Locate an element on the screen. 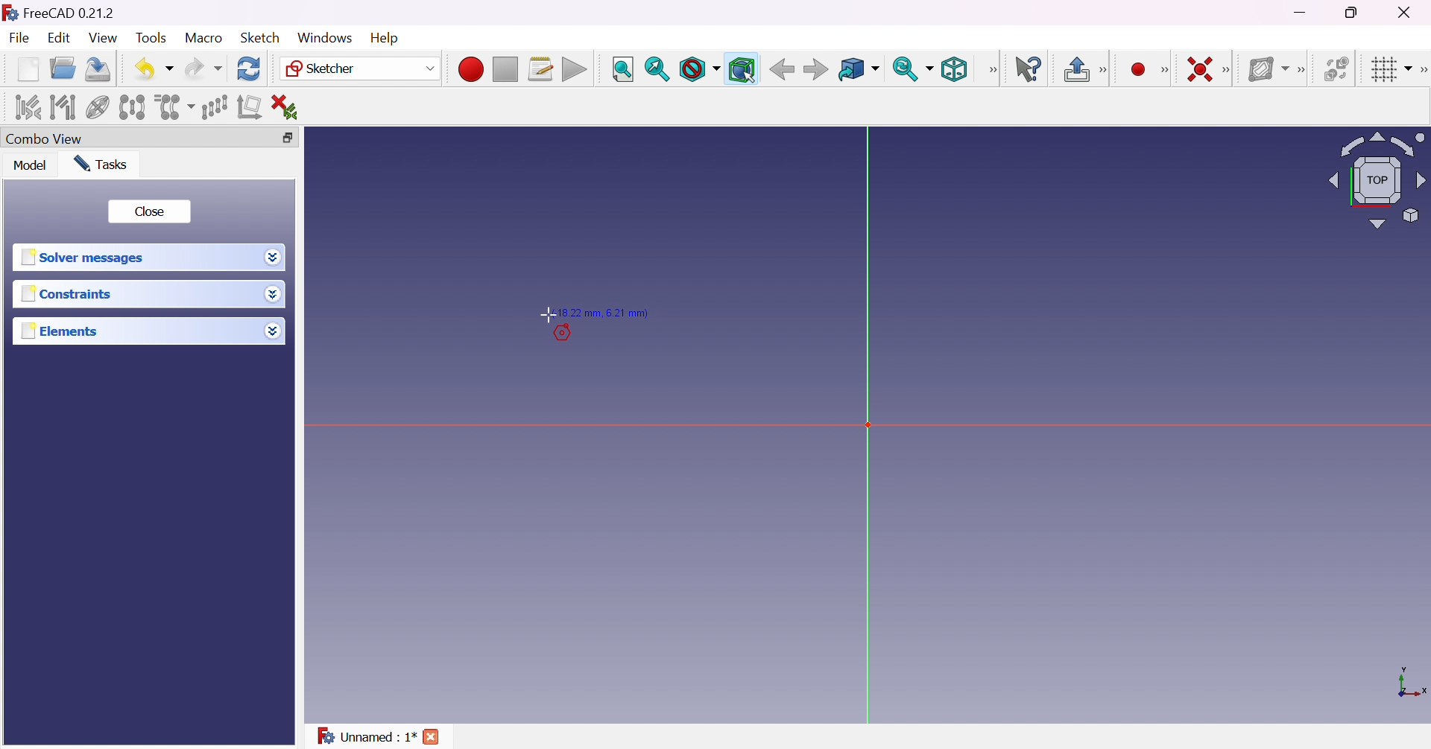 Image resolution: width=1431 pixels, height=749 pixels. Restore down is located at coordinates (295, 138).